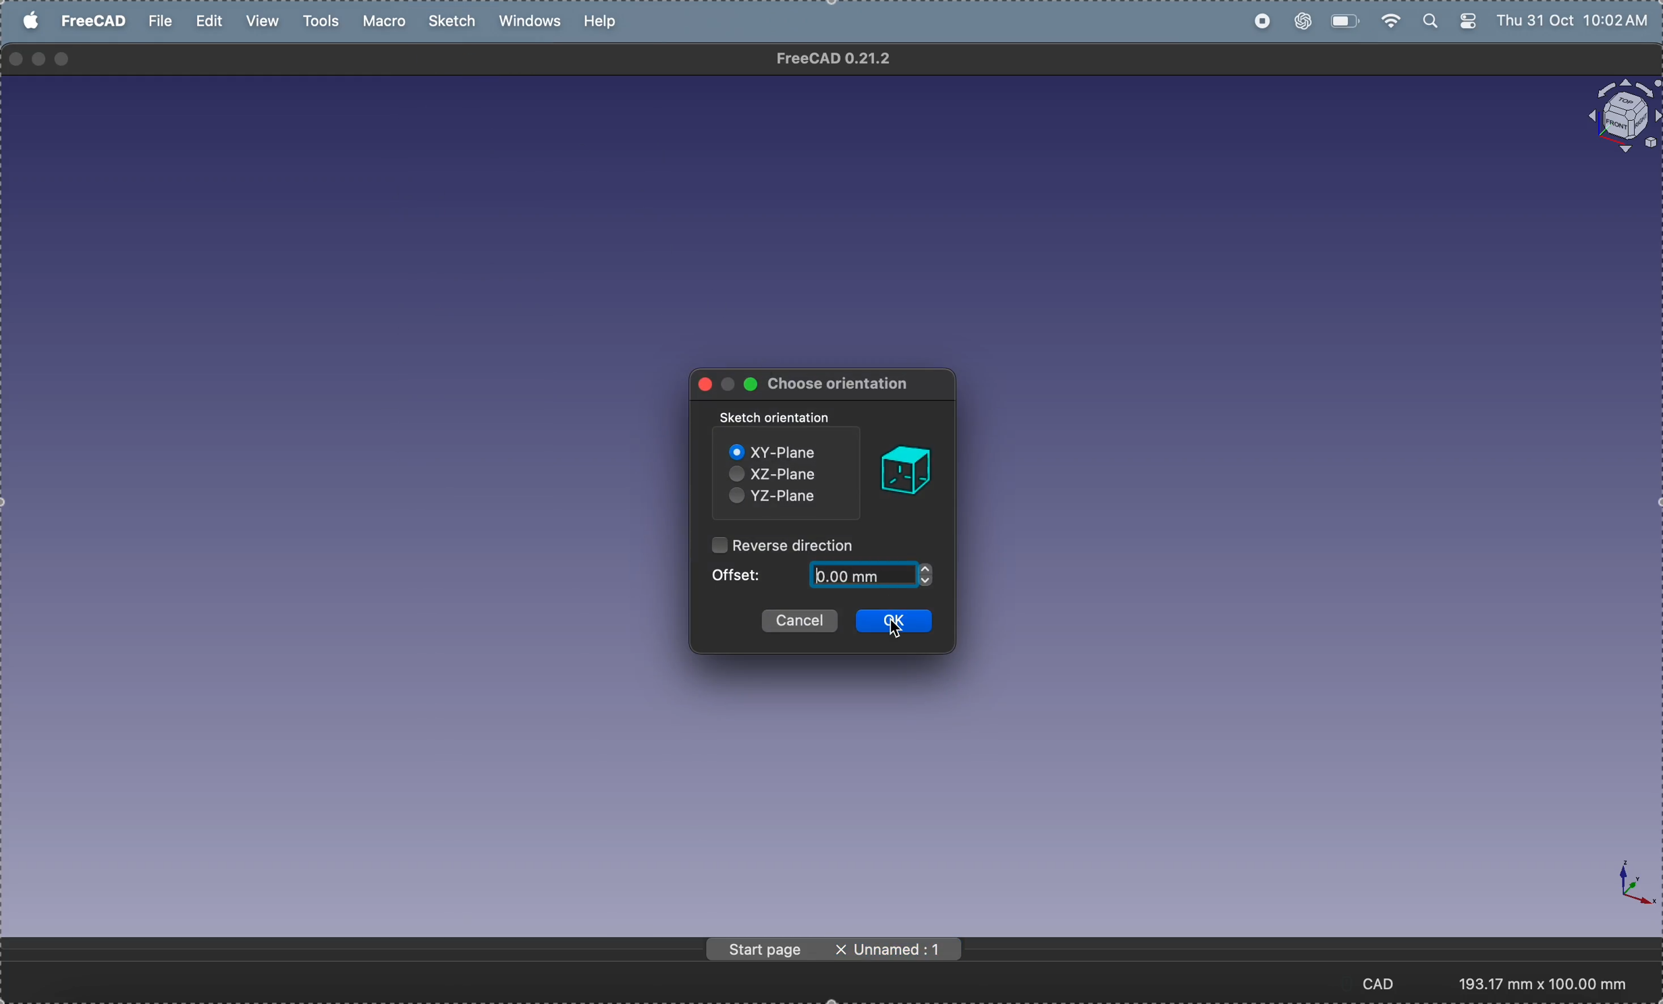 The height and width of the screenshot is (1004, 1663). What do you see at coordinates (16, 59) in the screenshot?
I see `closing window` at bounding box center [16, 59].